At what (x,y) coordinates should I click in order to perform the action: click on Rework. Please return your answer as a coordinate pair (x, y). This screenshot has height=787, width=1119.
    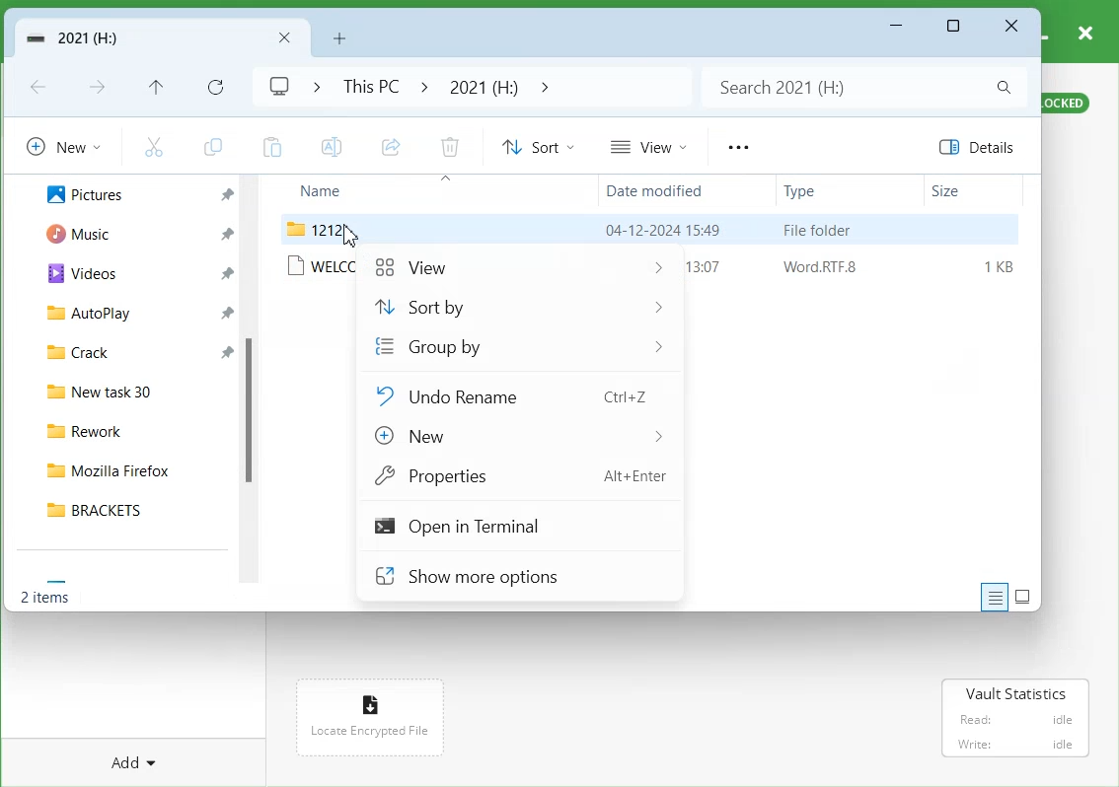
    Looking at the image, I should click on (134, 431).